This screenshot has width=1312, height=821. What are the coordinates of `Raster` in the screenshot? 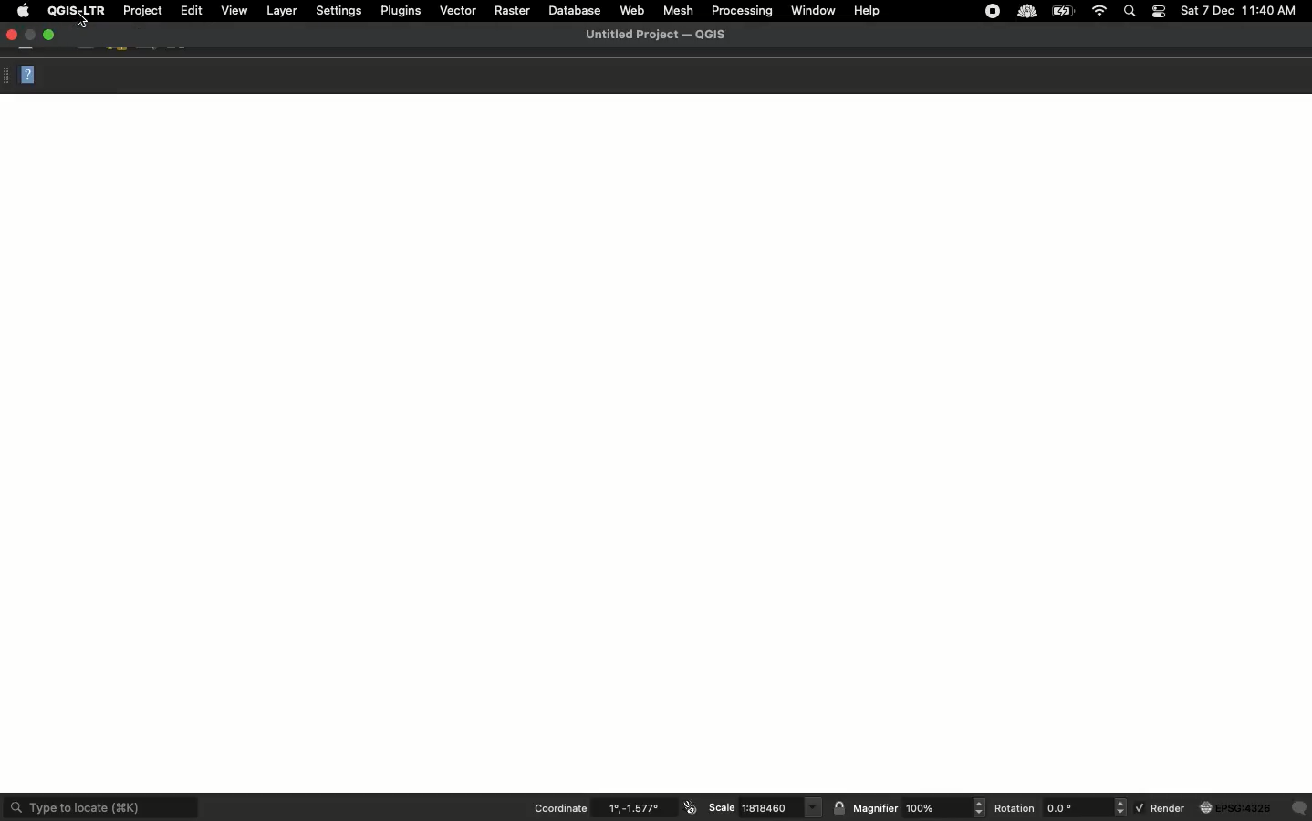 It's located at (514, 11).